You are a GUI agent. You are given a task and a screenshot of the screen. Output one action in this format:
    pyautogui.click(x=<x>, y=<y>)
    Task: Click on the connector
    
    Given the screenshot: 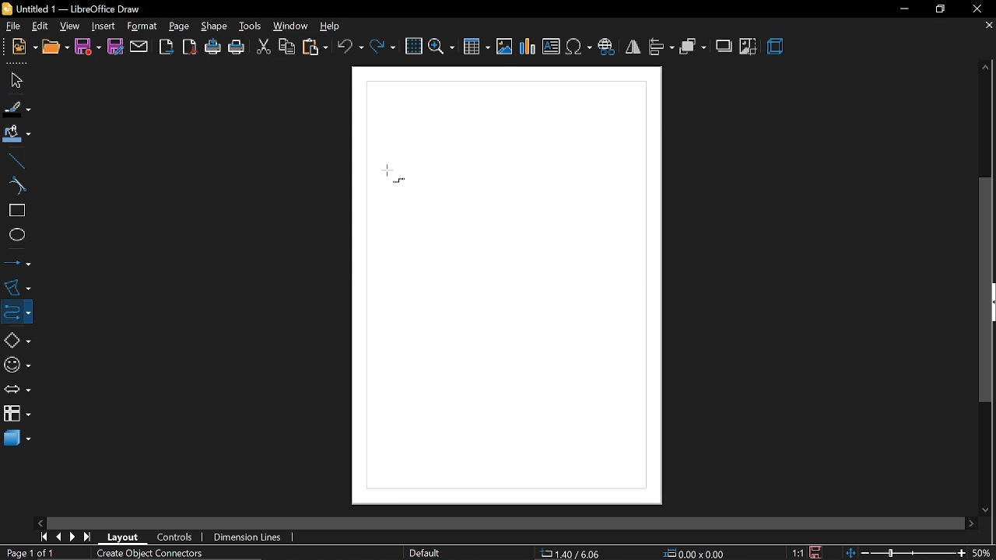 What is the action you would take?
    pyautogui.click(x=15, y=310)
    